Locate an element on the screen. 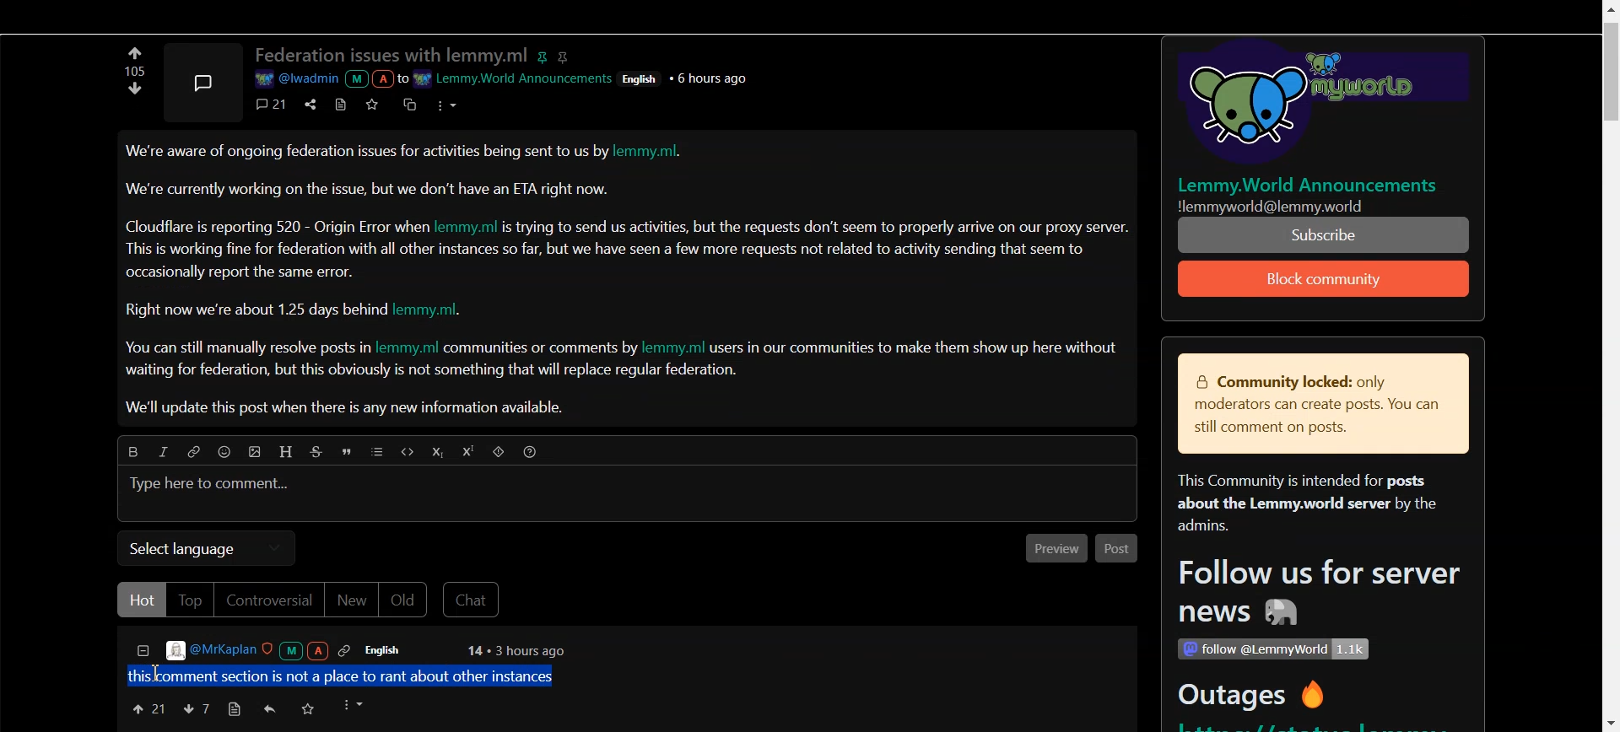  14 + 3 hours ago is located at coordinates (514, 652).